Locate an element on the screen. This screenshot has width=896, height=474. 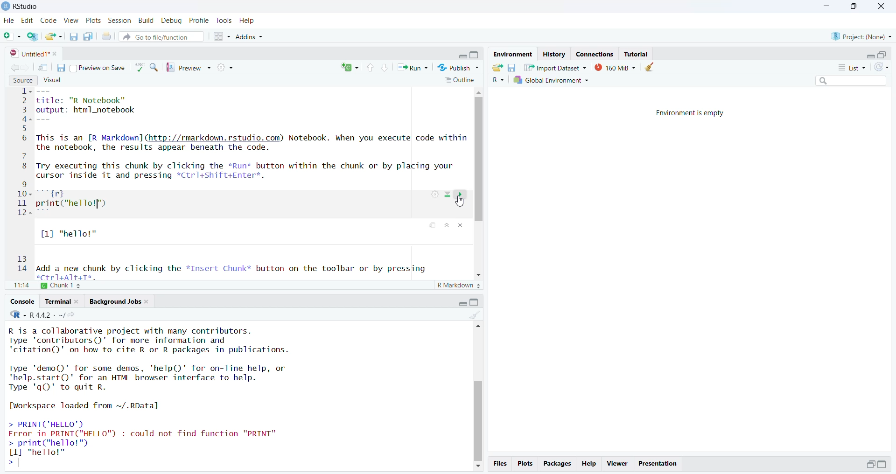
scrollbar is located at coordinates (480, 184).